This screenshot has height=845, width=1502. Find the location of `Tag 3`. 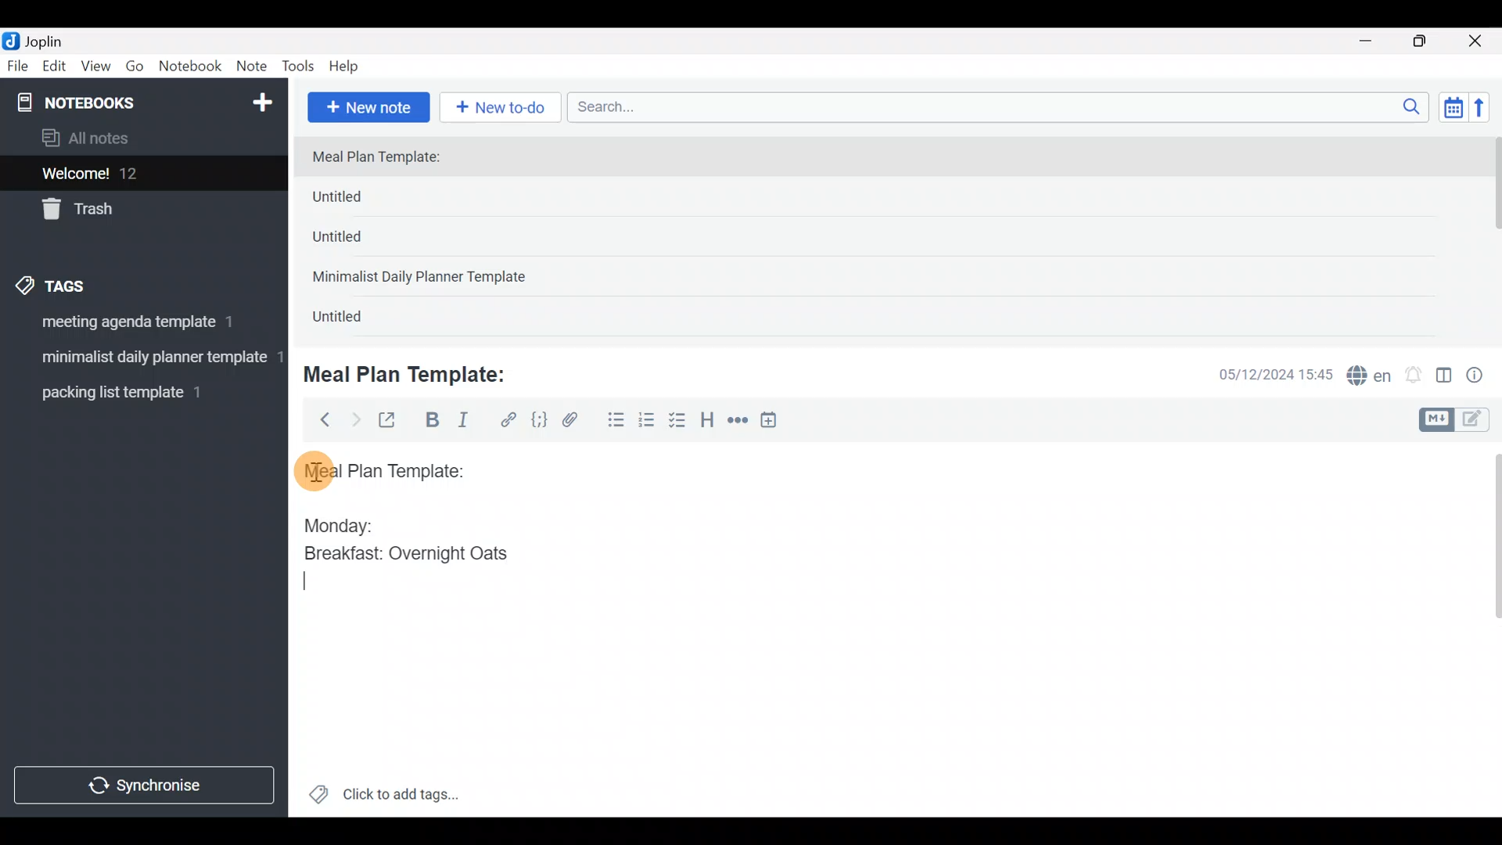

Tag 3 is located at coordinates (138, 392).